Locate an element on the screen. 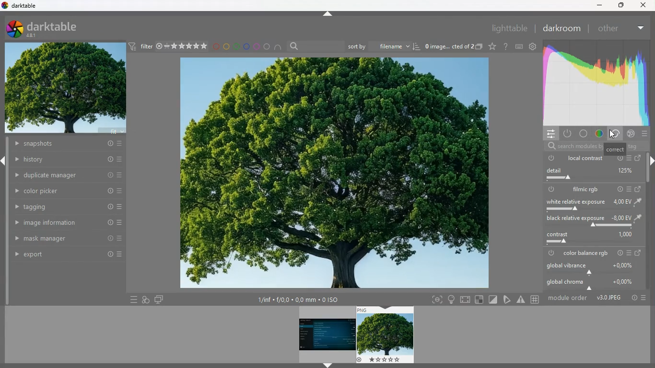 The height and width of the screenshot is (368, 655). detail is located at coordinates (591, 174).